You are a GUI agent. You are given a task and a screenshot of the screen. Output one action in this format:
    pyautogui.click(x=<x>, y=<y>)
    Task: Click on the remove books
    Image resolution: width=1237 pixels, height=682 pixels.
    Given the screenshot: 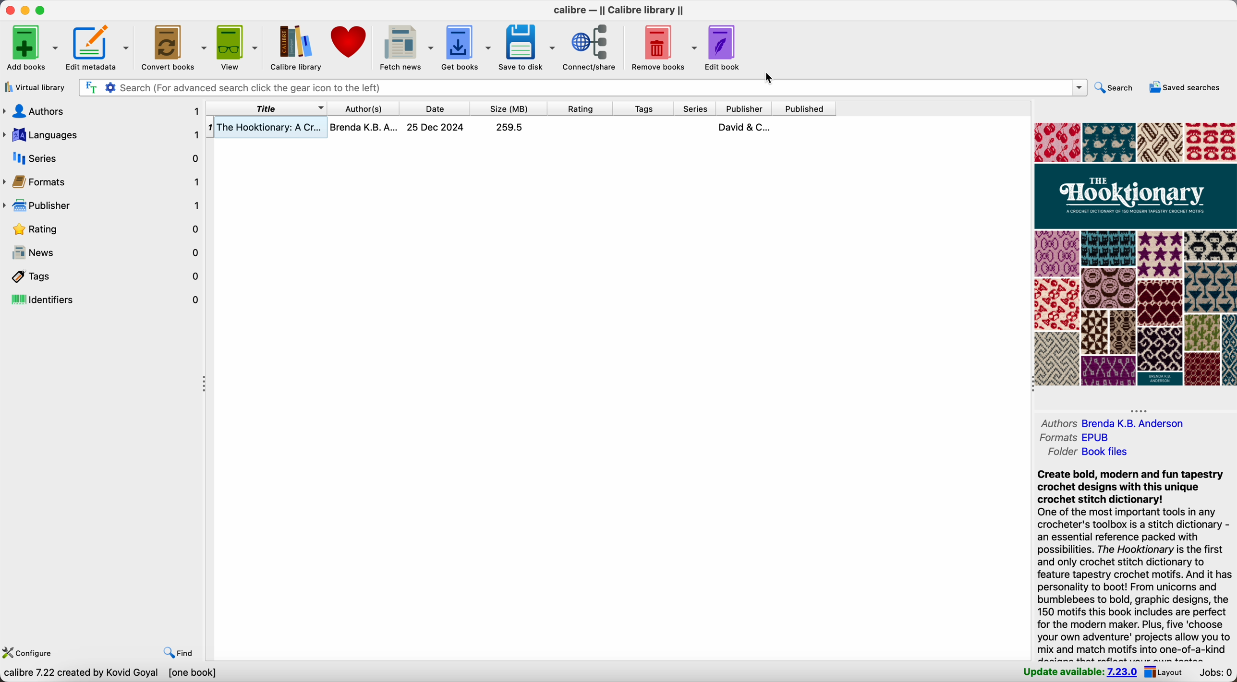 What is the action you would take?
    pyautogui.click(x=663, y=47)
    